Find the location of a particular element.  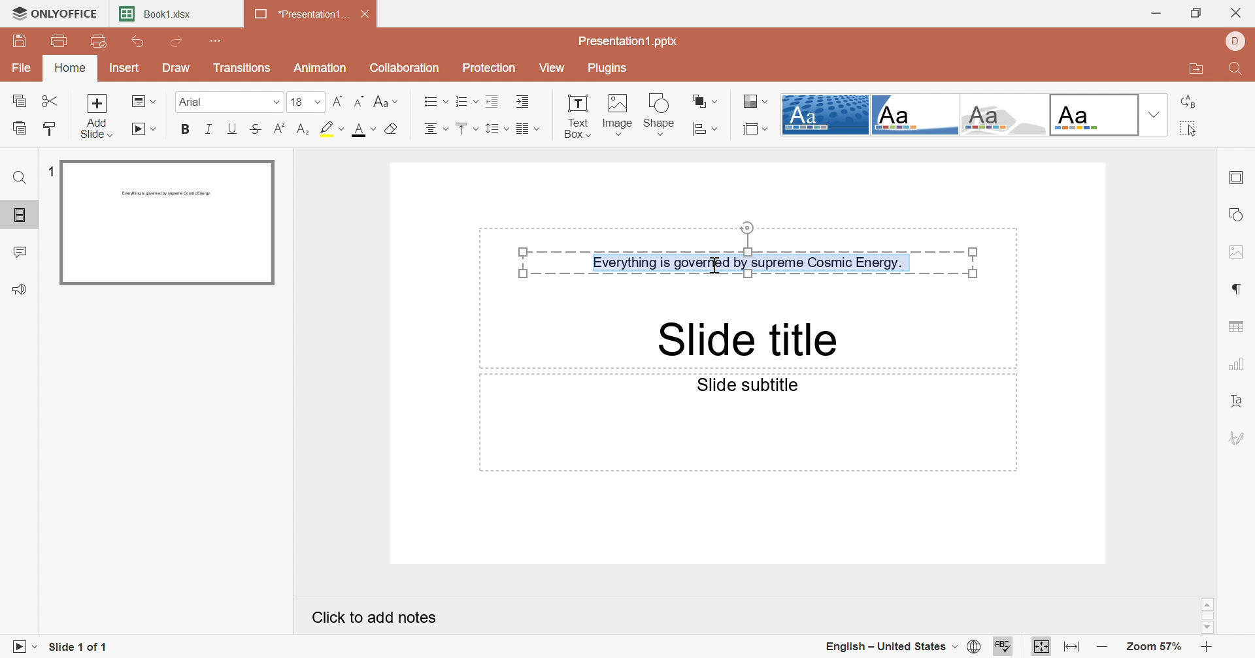

Copy style is located at coordinates (51, 129).